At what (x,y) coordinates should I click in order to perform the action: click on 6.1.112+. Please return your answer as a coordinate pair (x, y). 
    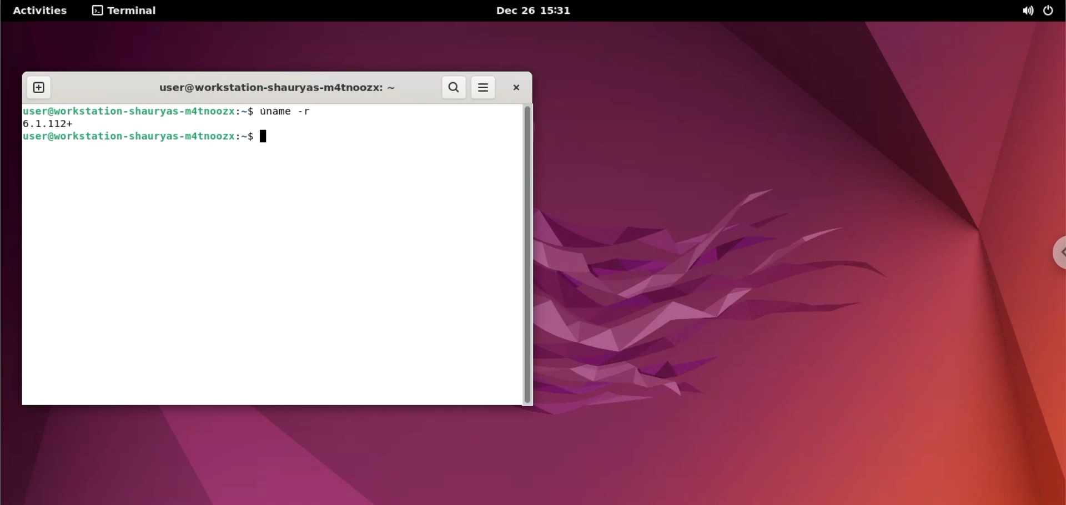
    Looking at the image, I should click on (54, 124).